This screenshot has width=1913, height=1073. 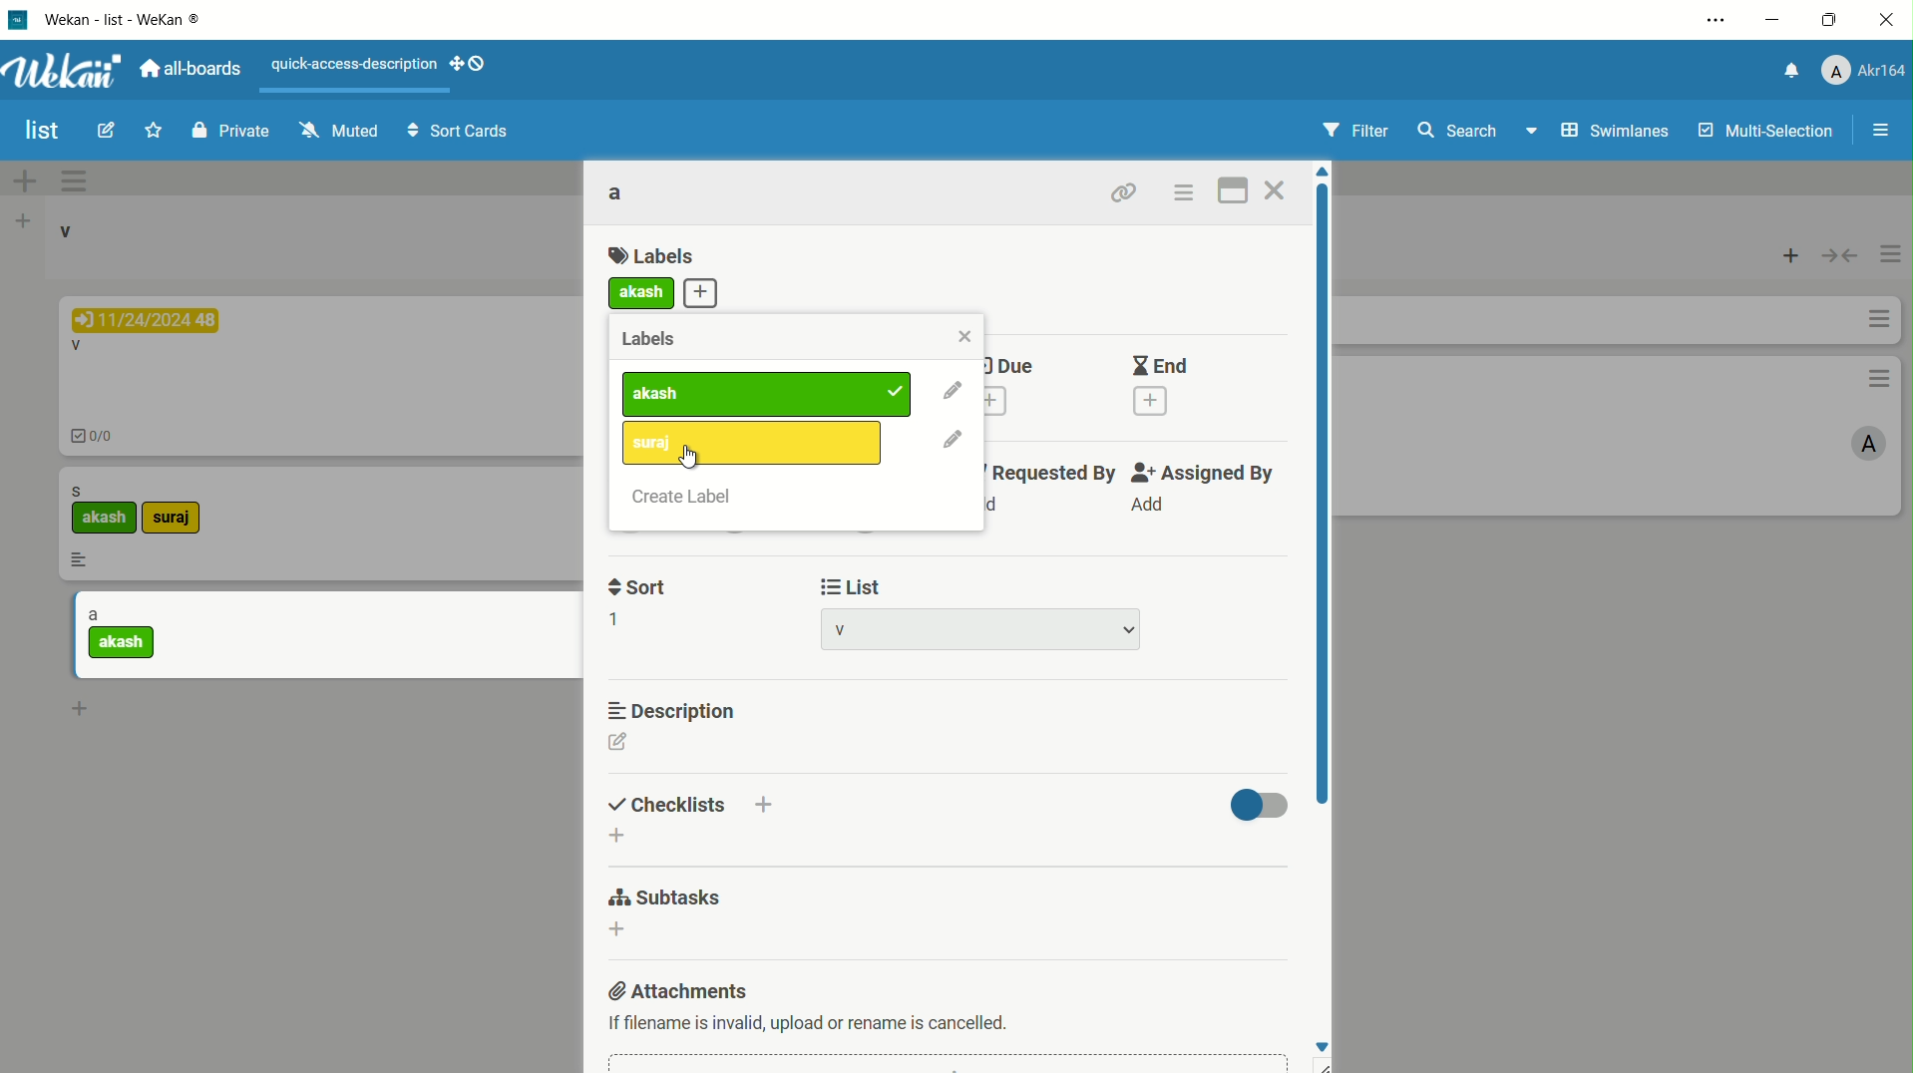 What do you see at coordinates (1855, 445) in the screenshot?
I see `A` at bounding box center [1855, 445].